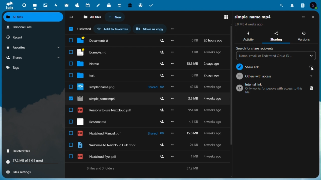  I want to click on more options, so click(172, 29).